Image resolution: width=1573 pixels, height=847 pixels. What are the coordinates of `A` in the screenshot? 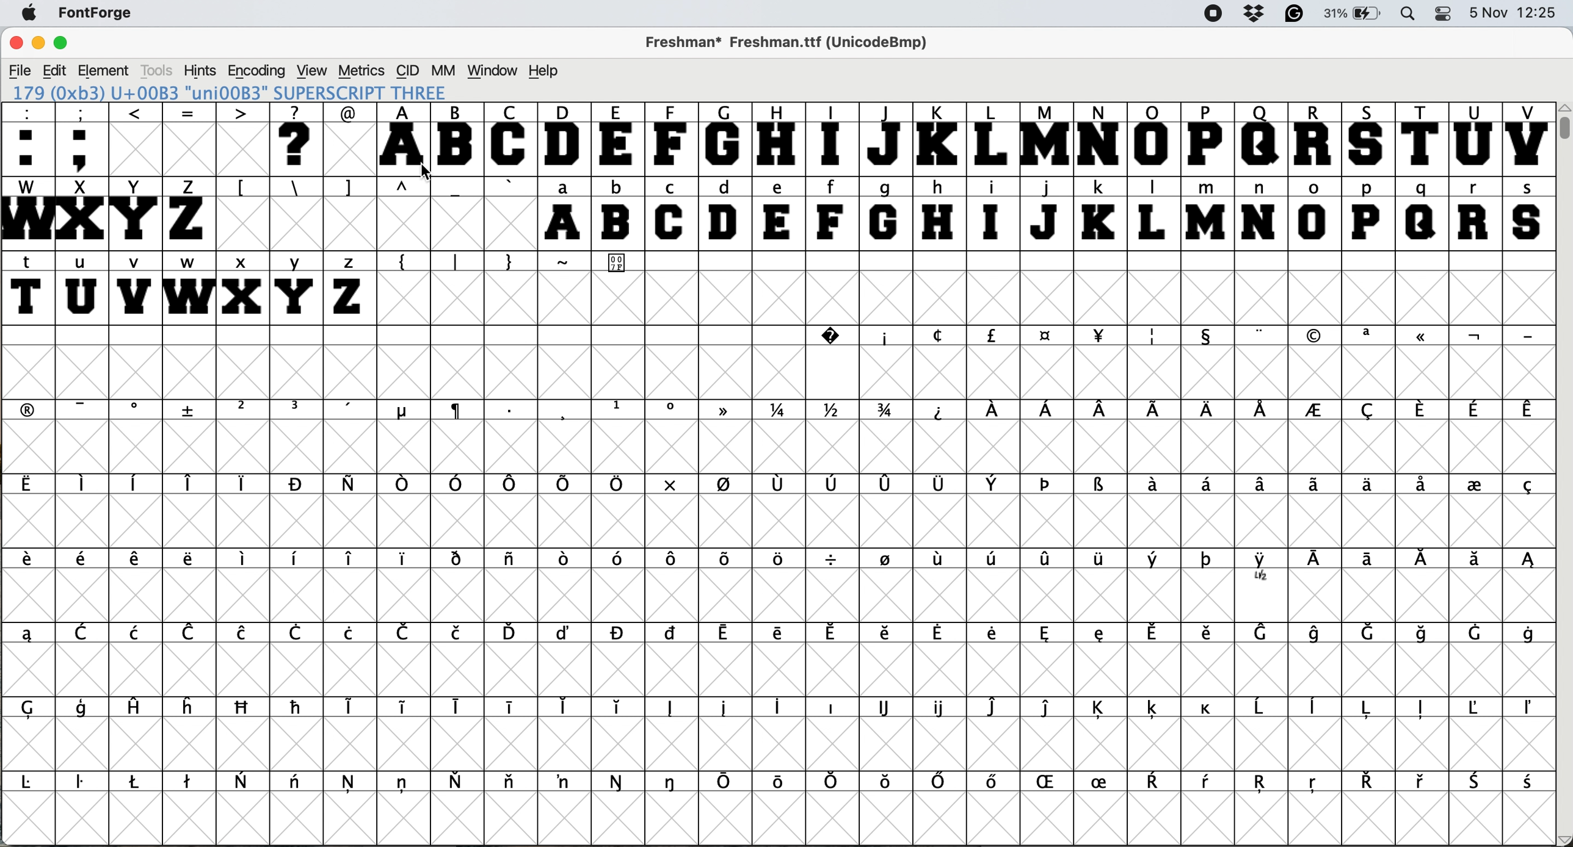 It's located at (406, 139).